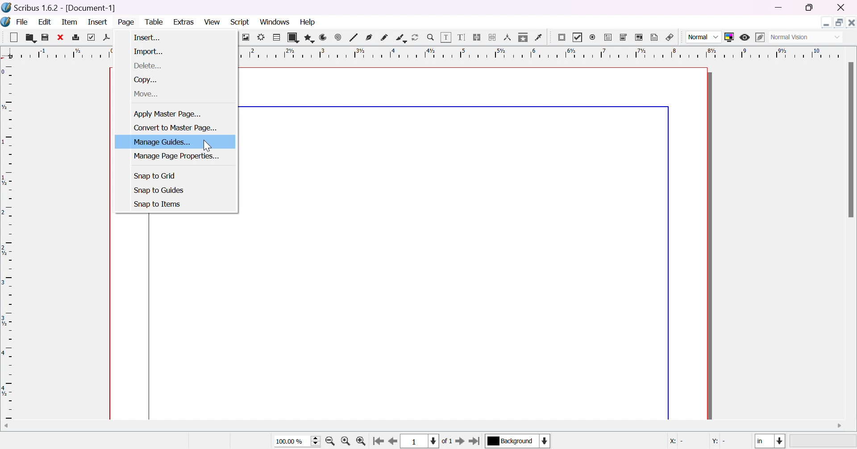  Describe the element at coordinates (166, 114) in the screenshot. I see `apply master page` at that location.